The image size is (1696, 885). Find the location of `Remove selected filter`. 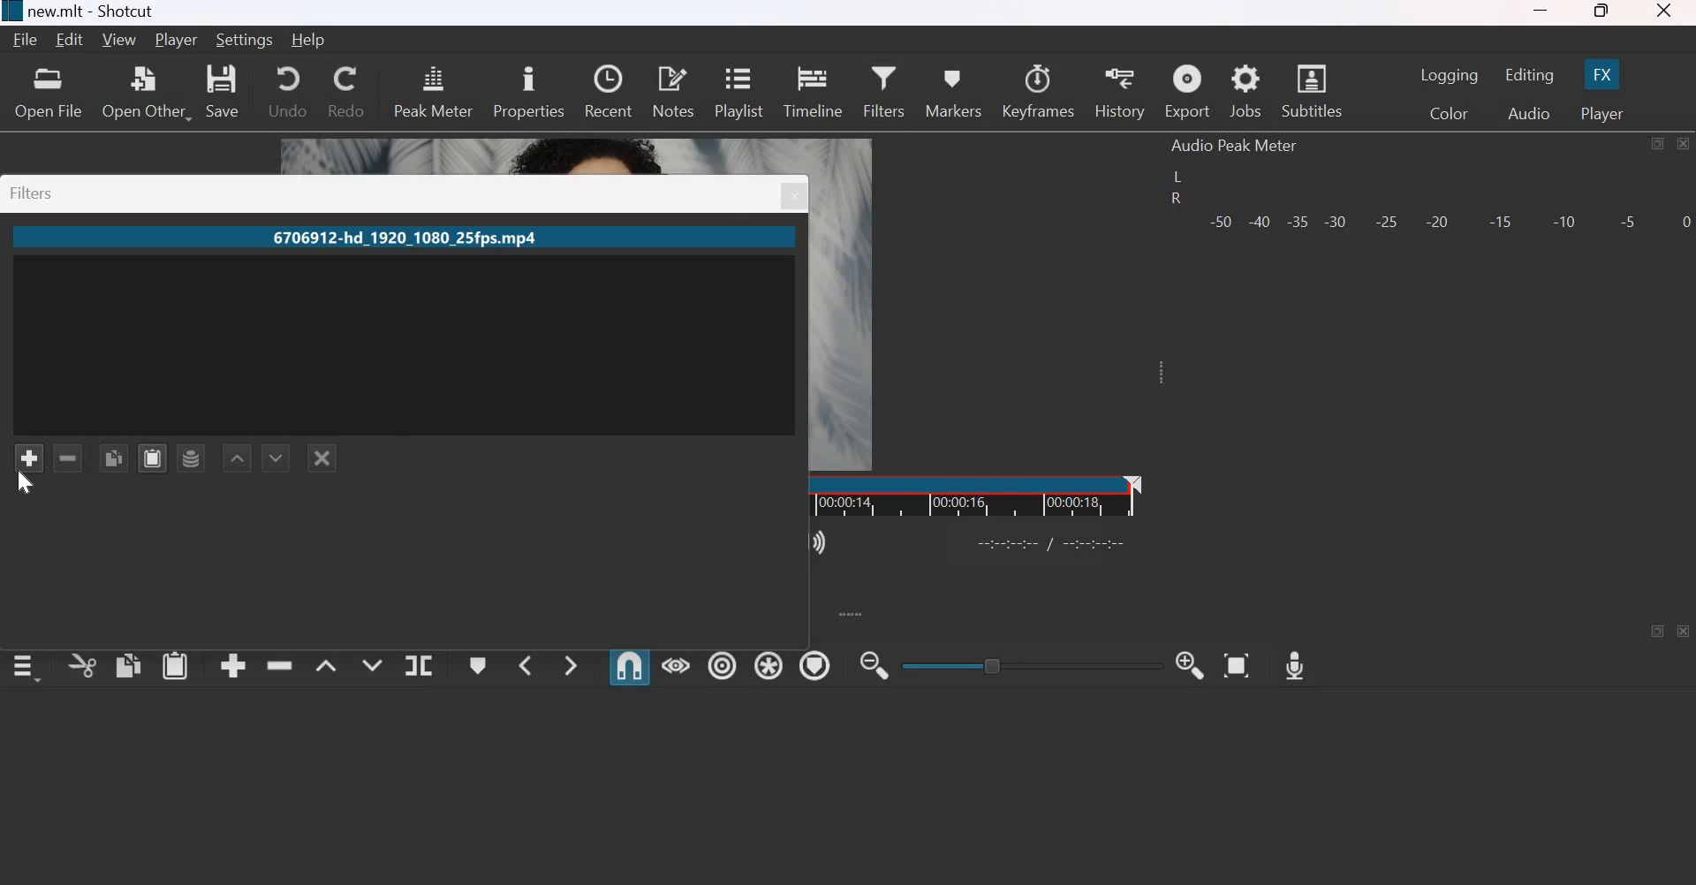

Remove selected filter is located at coordinates (70, 458).